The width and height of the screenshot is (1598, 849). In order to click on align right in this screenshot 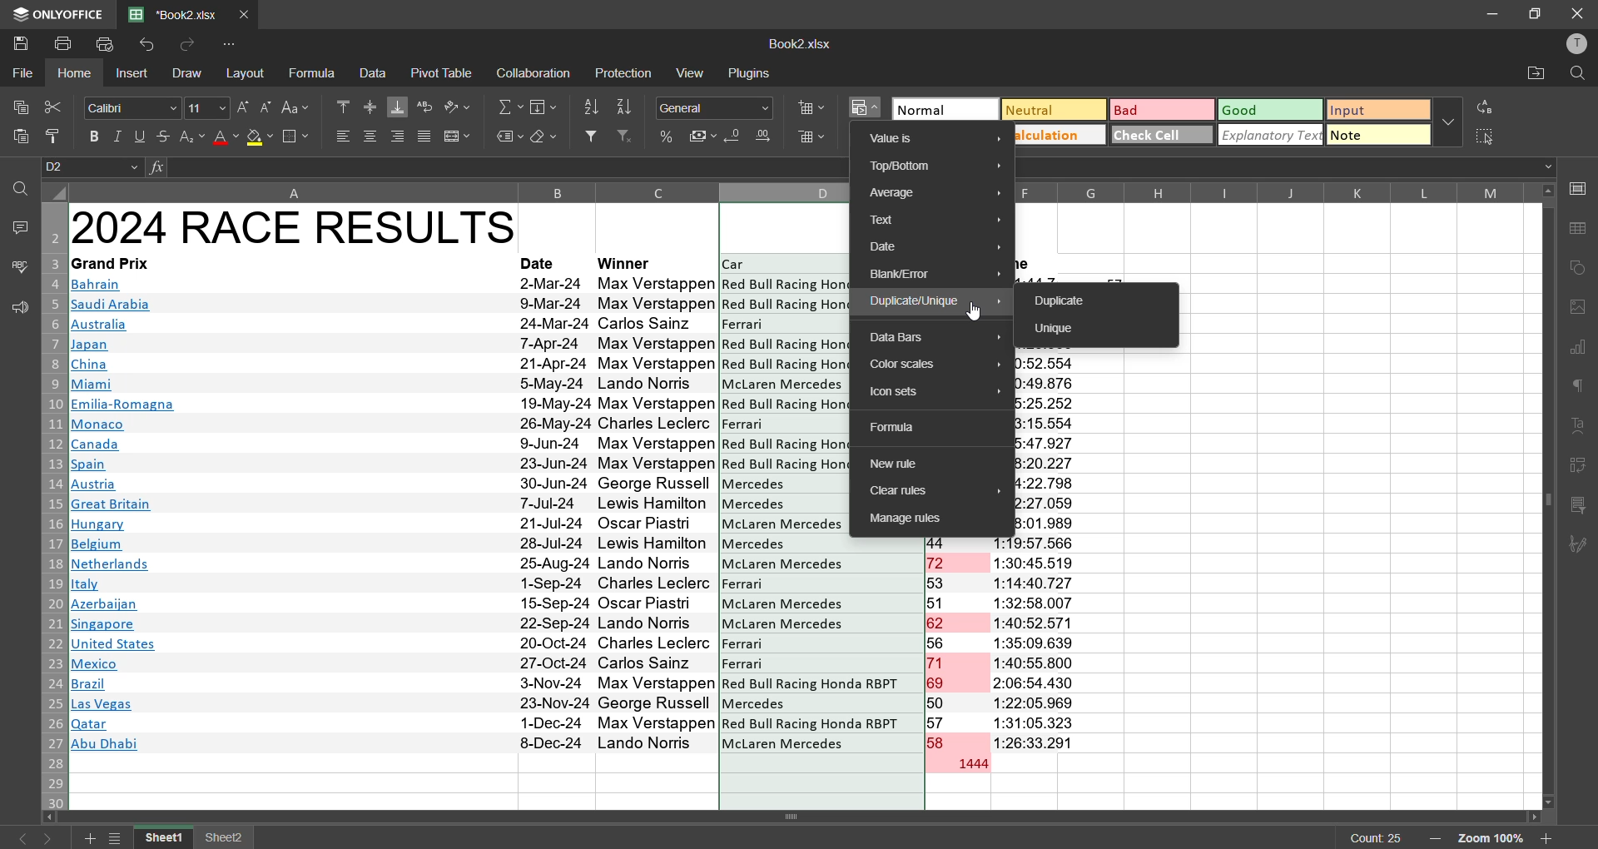, I will do `click(401, 136)`.